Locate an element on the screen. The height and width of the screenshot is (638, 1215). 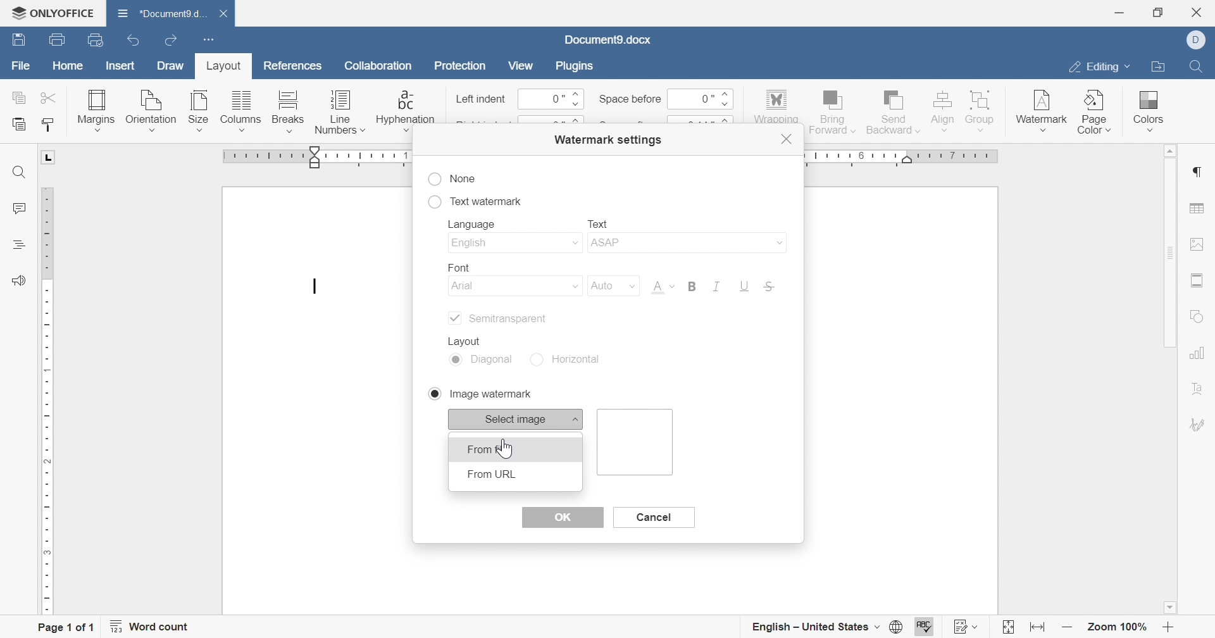
size is located at coordinates (198, 111).